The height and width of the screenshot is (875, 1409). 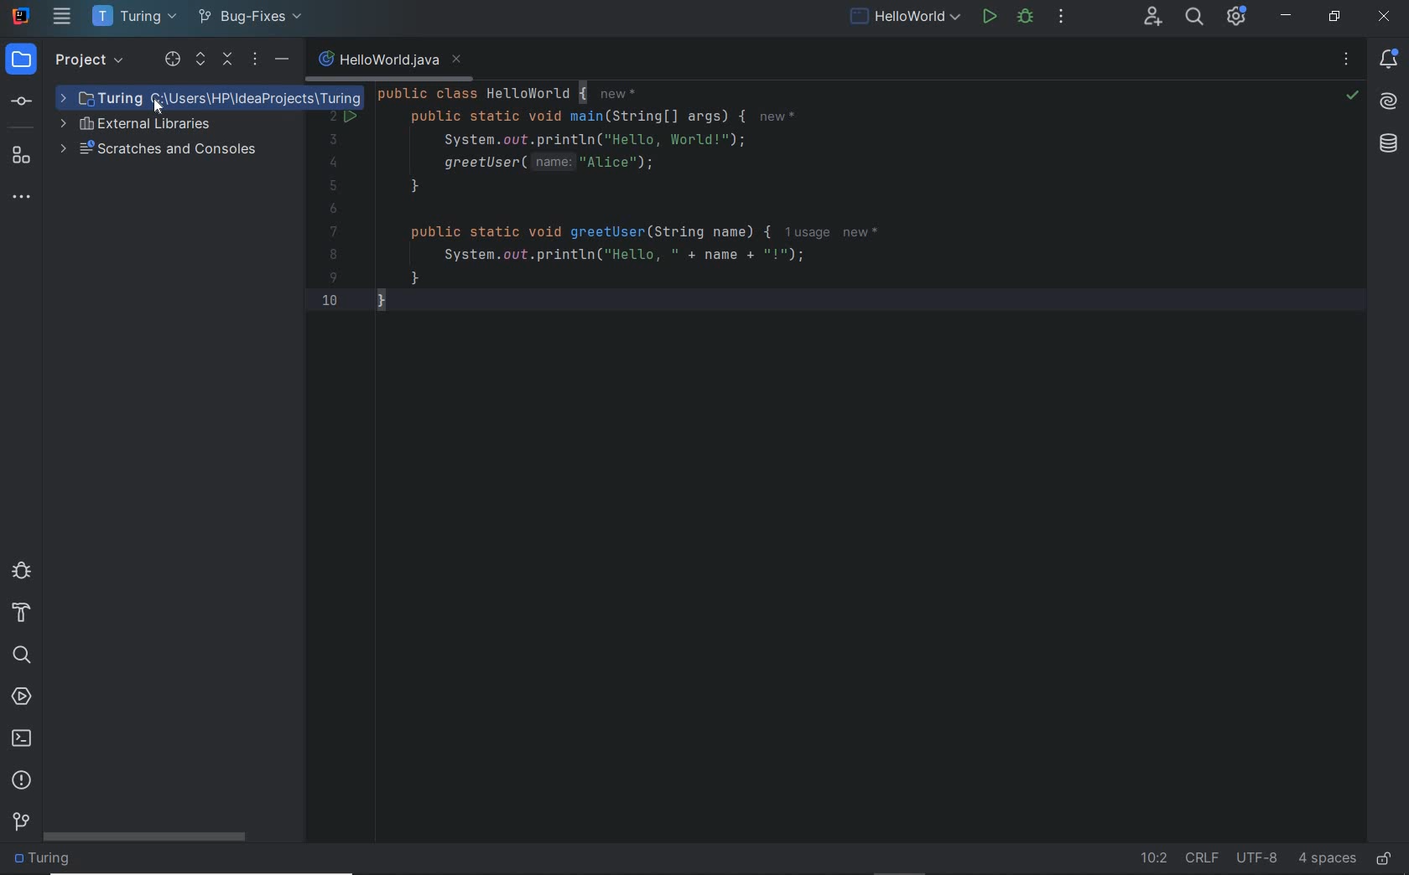 I want to click on 2, so click(x=334, y=117).